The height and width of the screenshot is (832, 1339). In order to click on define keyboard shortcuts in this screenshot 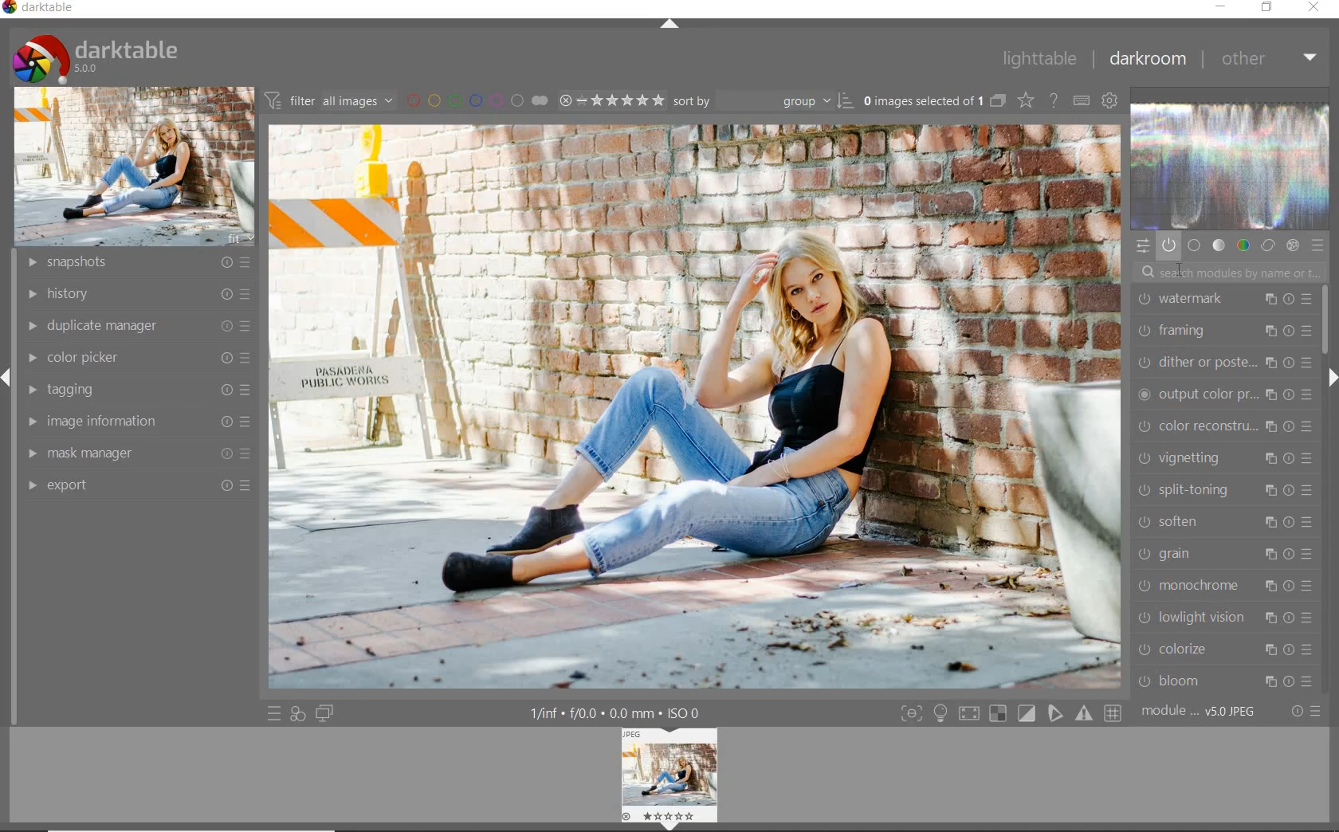, I will do `click(1080, 100)`.